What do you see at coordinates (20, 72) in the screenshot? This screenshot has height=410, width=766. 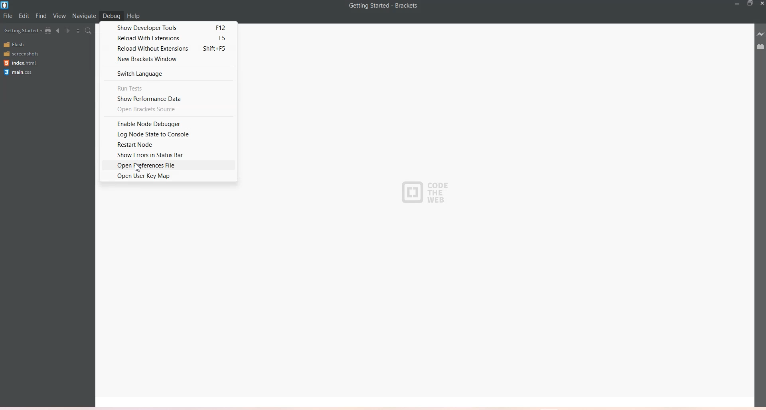 I see `main.css` at bounding box center [20, 72].